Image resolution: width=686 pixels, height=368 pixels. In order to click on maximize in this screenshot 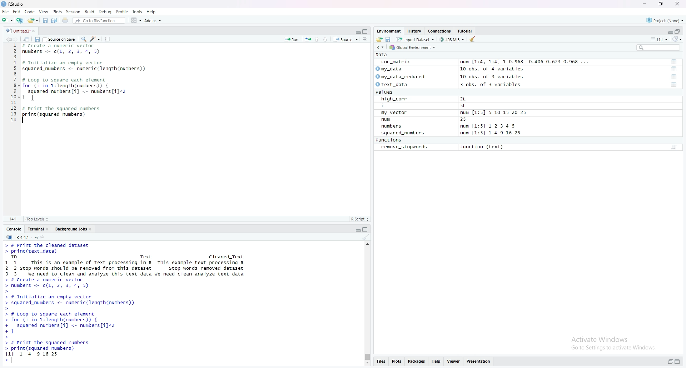, I will do `click(678, 31)`.